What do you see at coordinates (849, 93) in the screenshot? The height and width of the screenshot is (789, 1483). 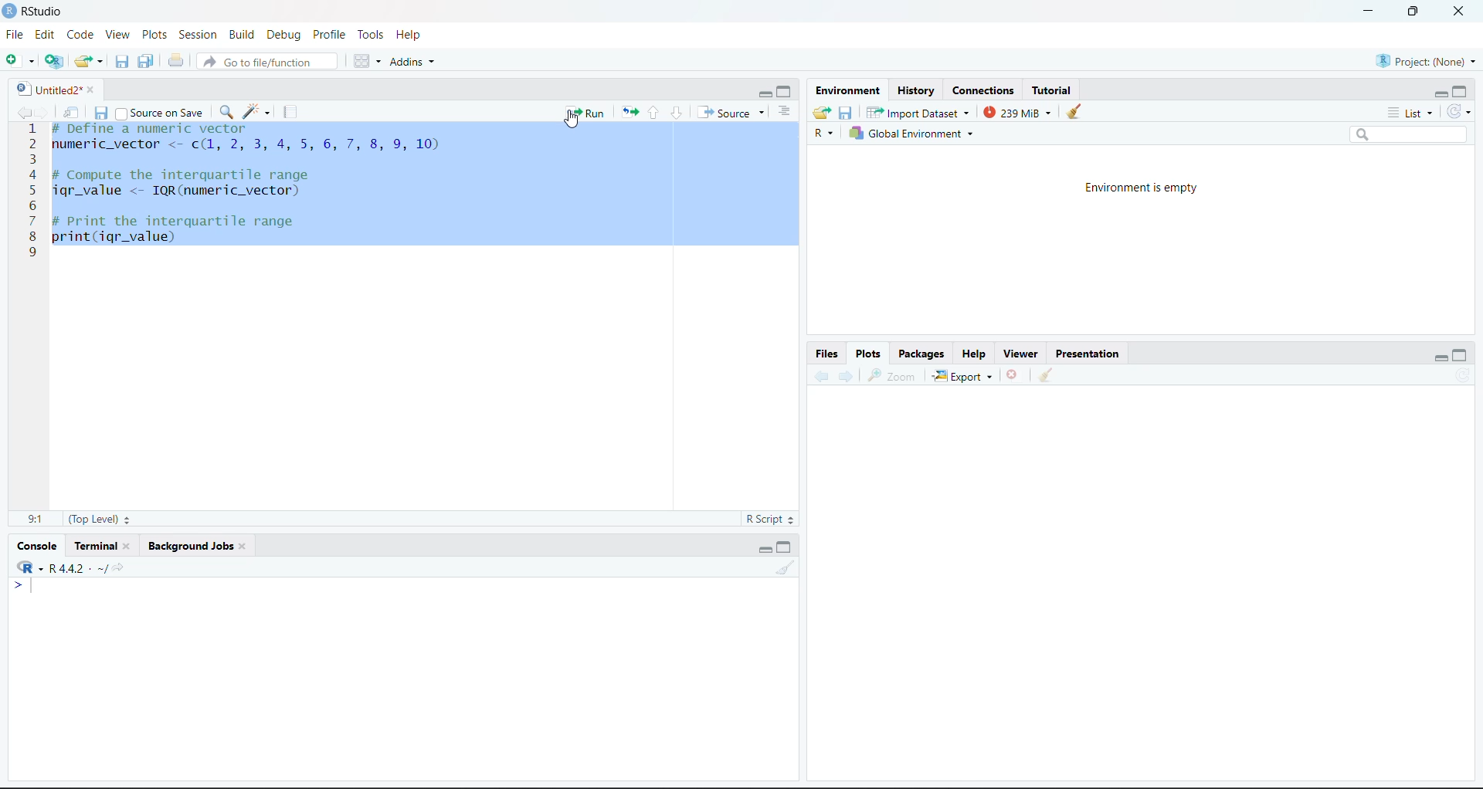 I see `Environment` at bounding box center [849, 93].